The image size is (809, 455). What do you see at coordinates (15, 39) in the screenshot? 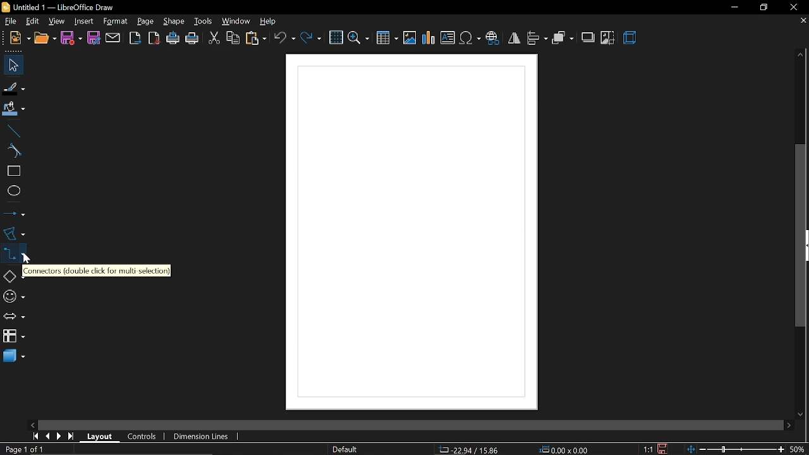
I see `new` at bounding box center [15, 39].